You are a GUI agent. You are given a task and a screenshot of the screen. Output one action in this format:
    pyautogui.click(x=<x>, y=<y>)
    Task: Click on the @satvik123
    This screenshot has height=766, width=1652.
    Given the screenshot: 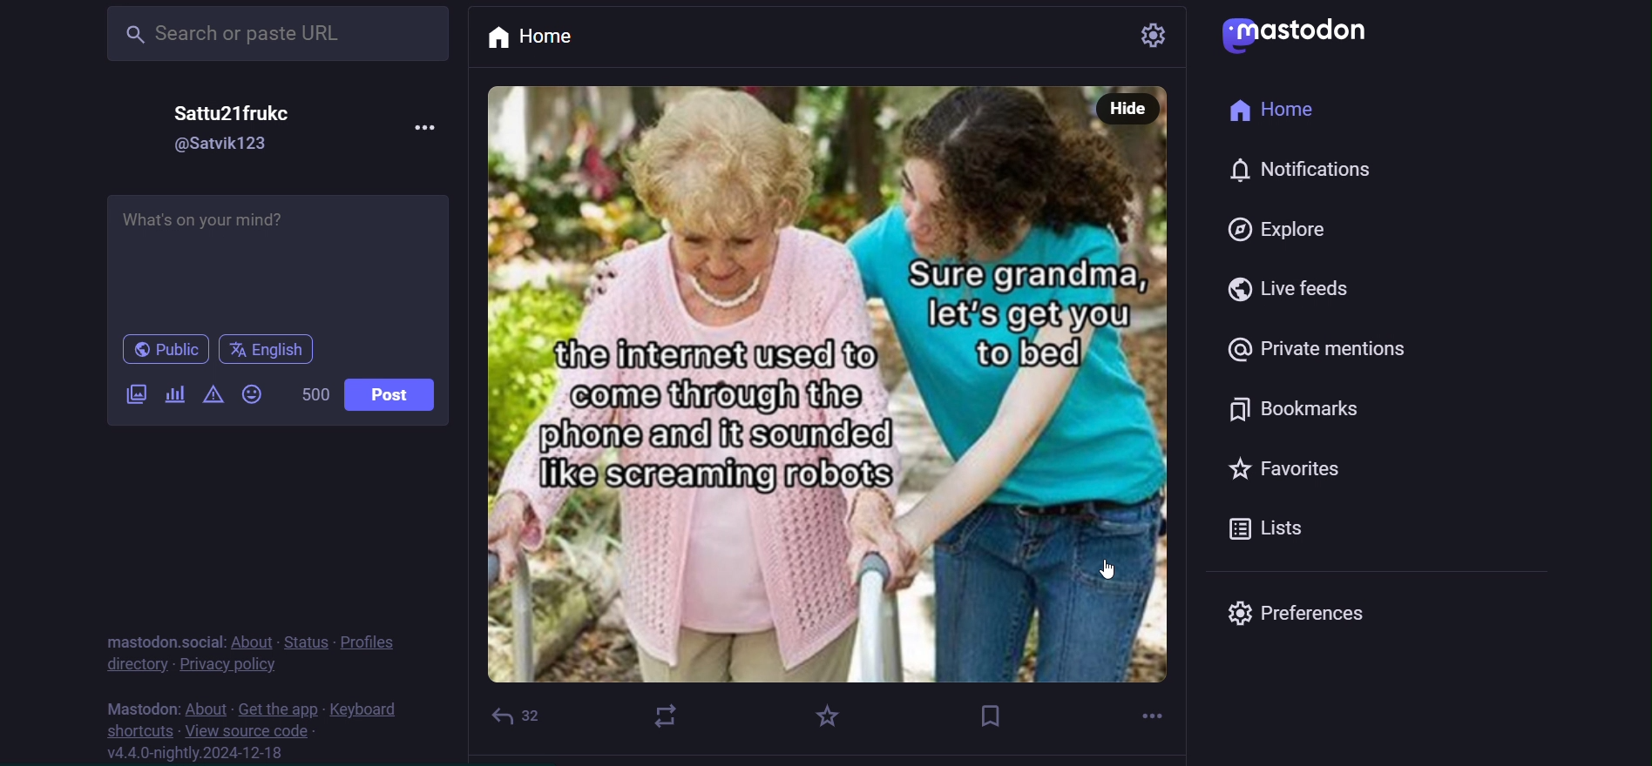 What is the action you would take?
    pyautogui.click(x=223, y=144)
    